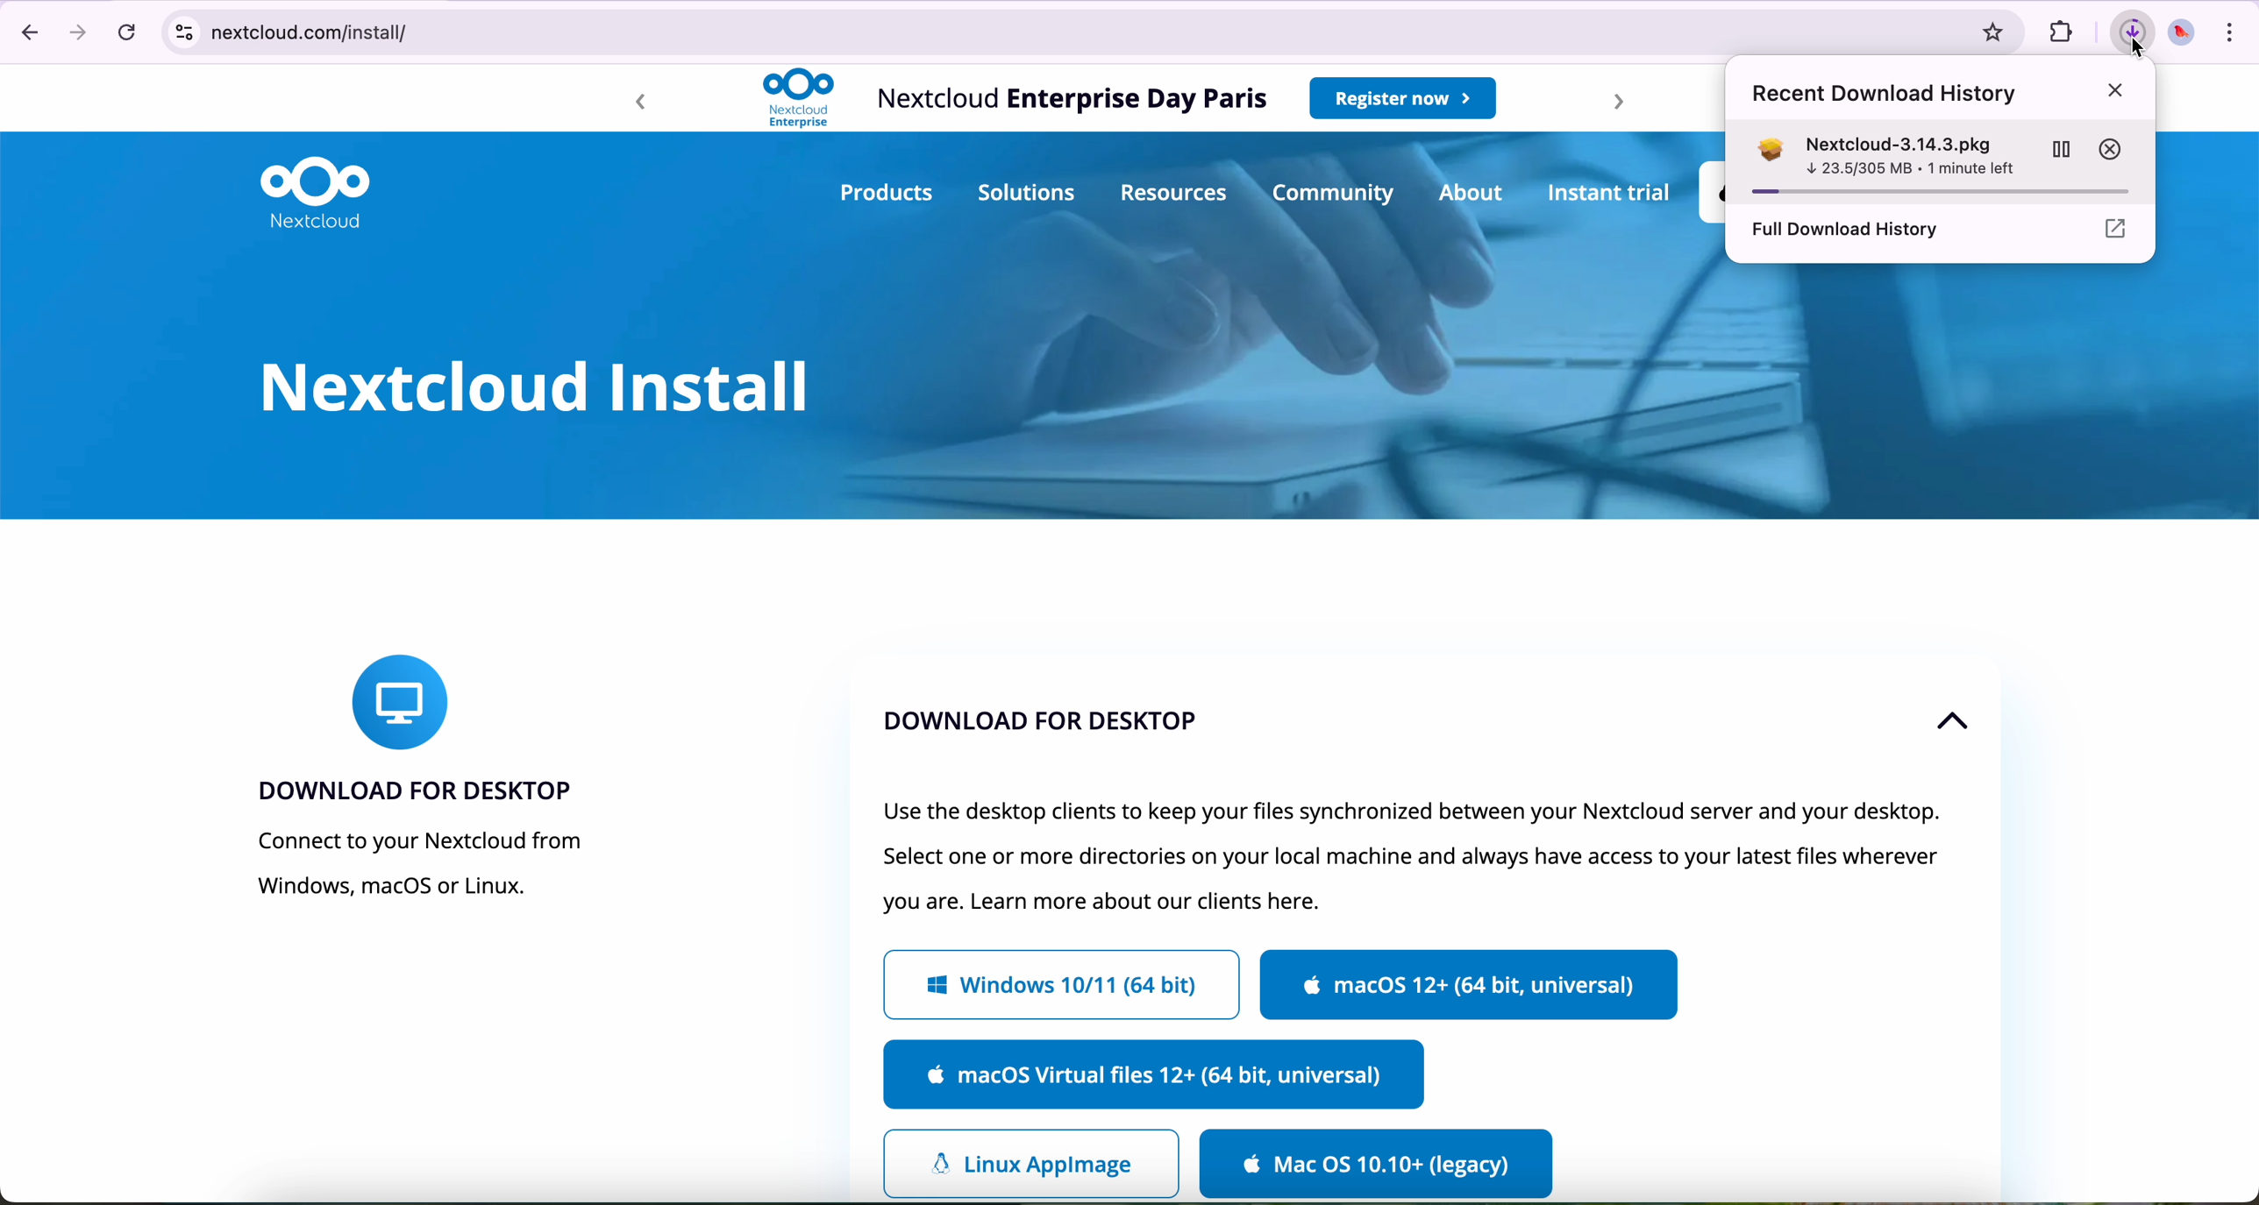  I want to click on Nextcloud logo, so click(317, 189).